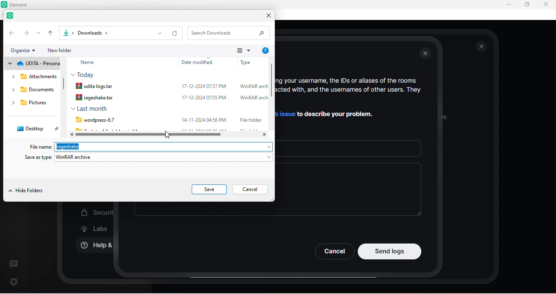 The width and height of the screenshot is (556, 294). I want to click on 14-11-2024 04:58 PM, so click(204, 119).